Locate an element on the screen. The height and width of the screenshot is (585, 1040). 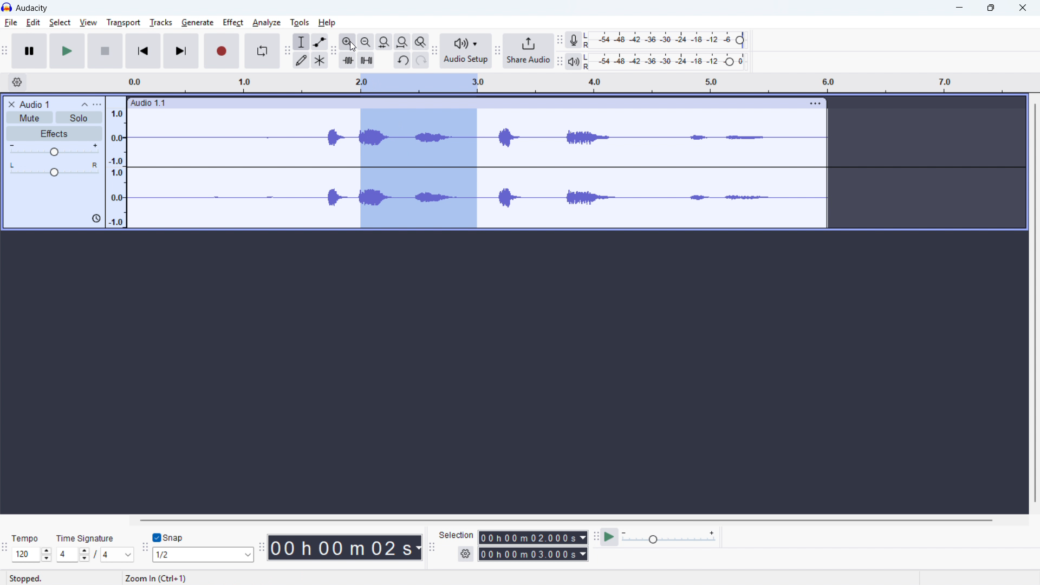
Skip to start is located at coordinates (143, 51).